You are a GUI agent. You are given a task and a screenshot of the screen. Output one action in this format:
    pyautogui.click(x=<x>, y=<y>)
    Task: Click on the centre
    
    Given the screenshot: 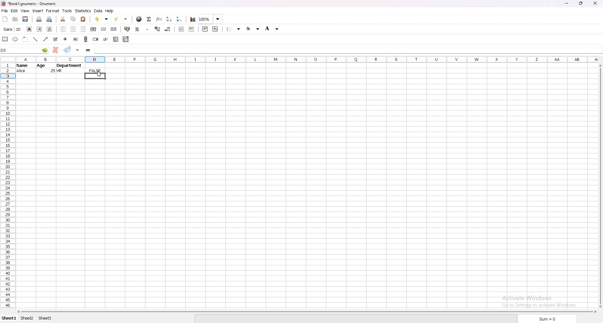 What is the action you would take?
    pyautogui.click(x=73, y=29)
    